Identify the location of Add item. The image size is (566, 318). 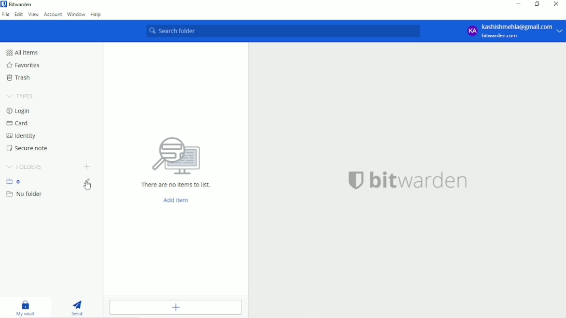
(176, 200).